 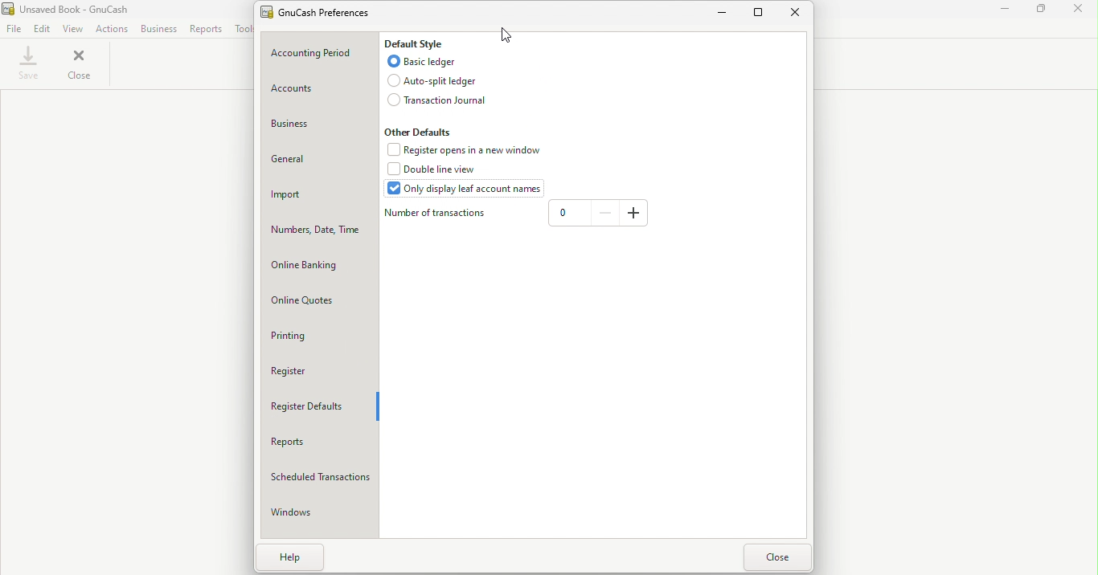 I want to click on Scheduled transactions, so click(x=320, y=475).